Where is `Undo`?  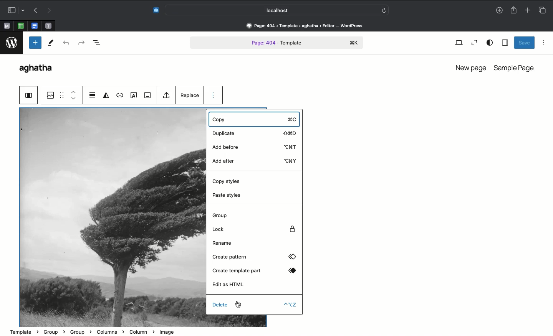
Undo is located at coordinates (67, 44).